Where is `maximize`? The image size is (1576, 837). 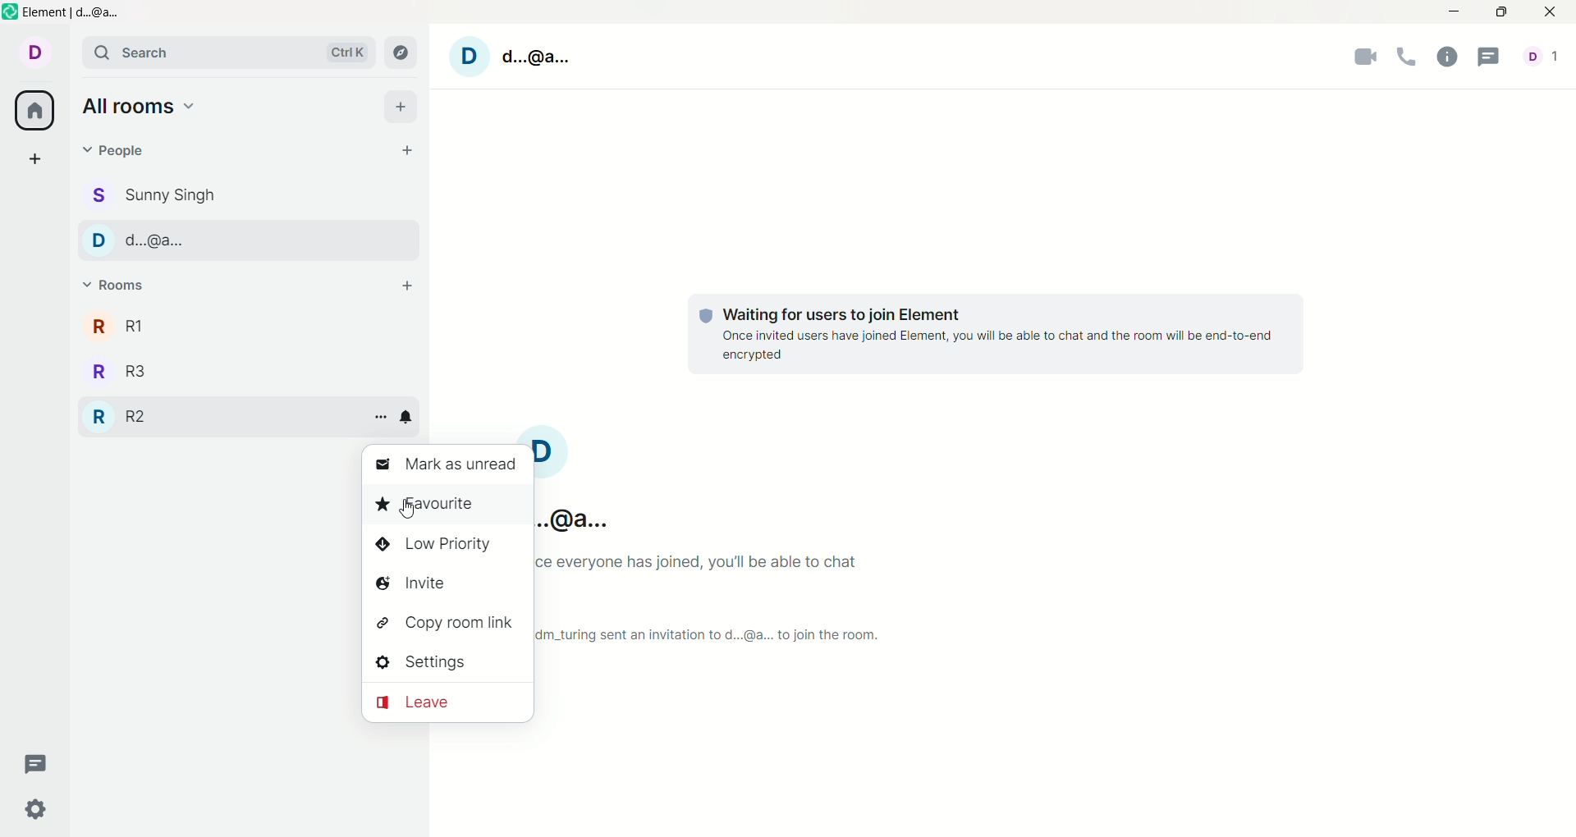
maximize is located at coordinates (1501, 11).